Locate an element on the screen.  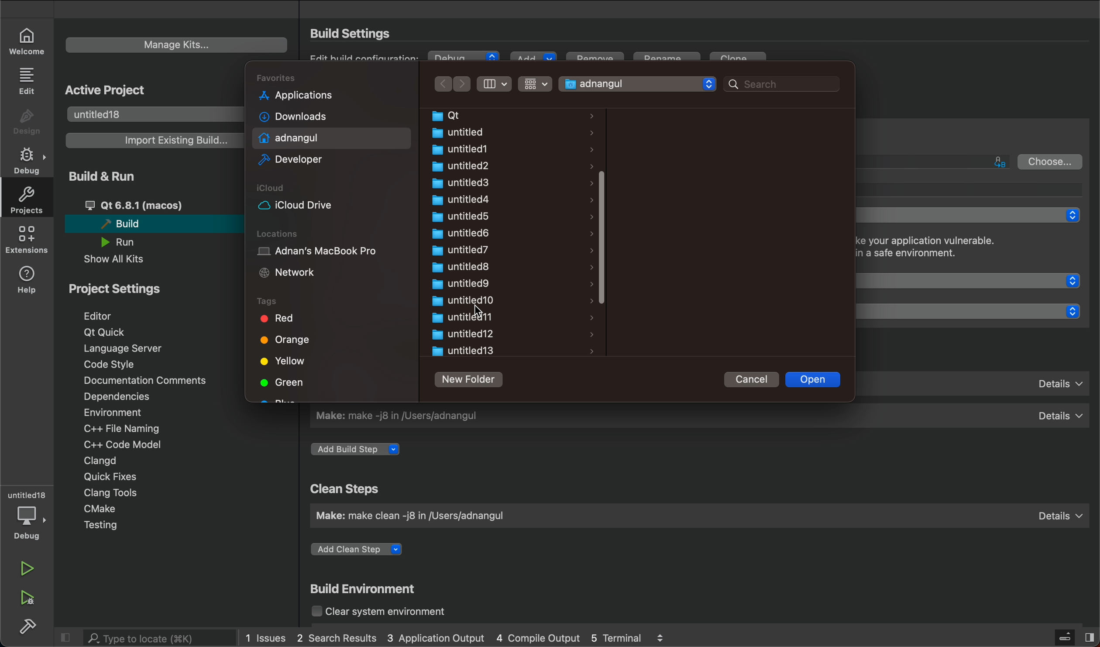
testing is located at coordinates (101, 526).